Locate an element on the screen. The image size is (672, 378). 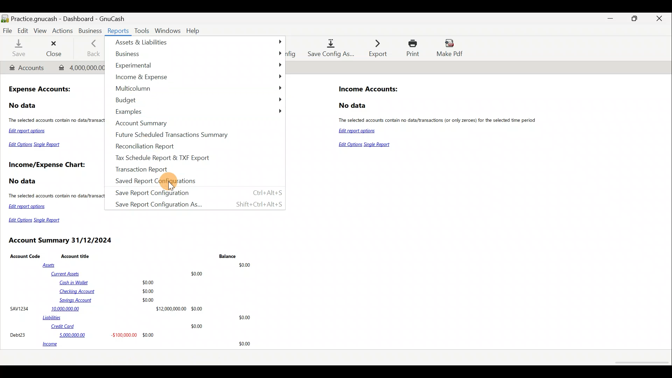
Account Code Account title Balance is located at coordinates (123, 256).